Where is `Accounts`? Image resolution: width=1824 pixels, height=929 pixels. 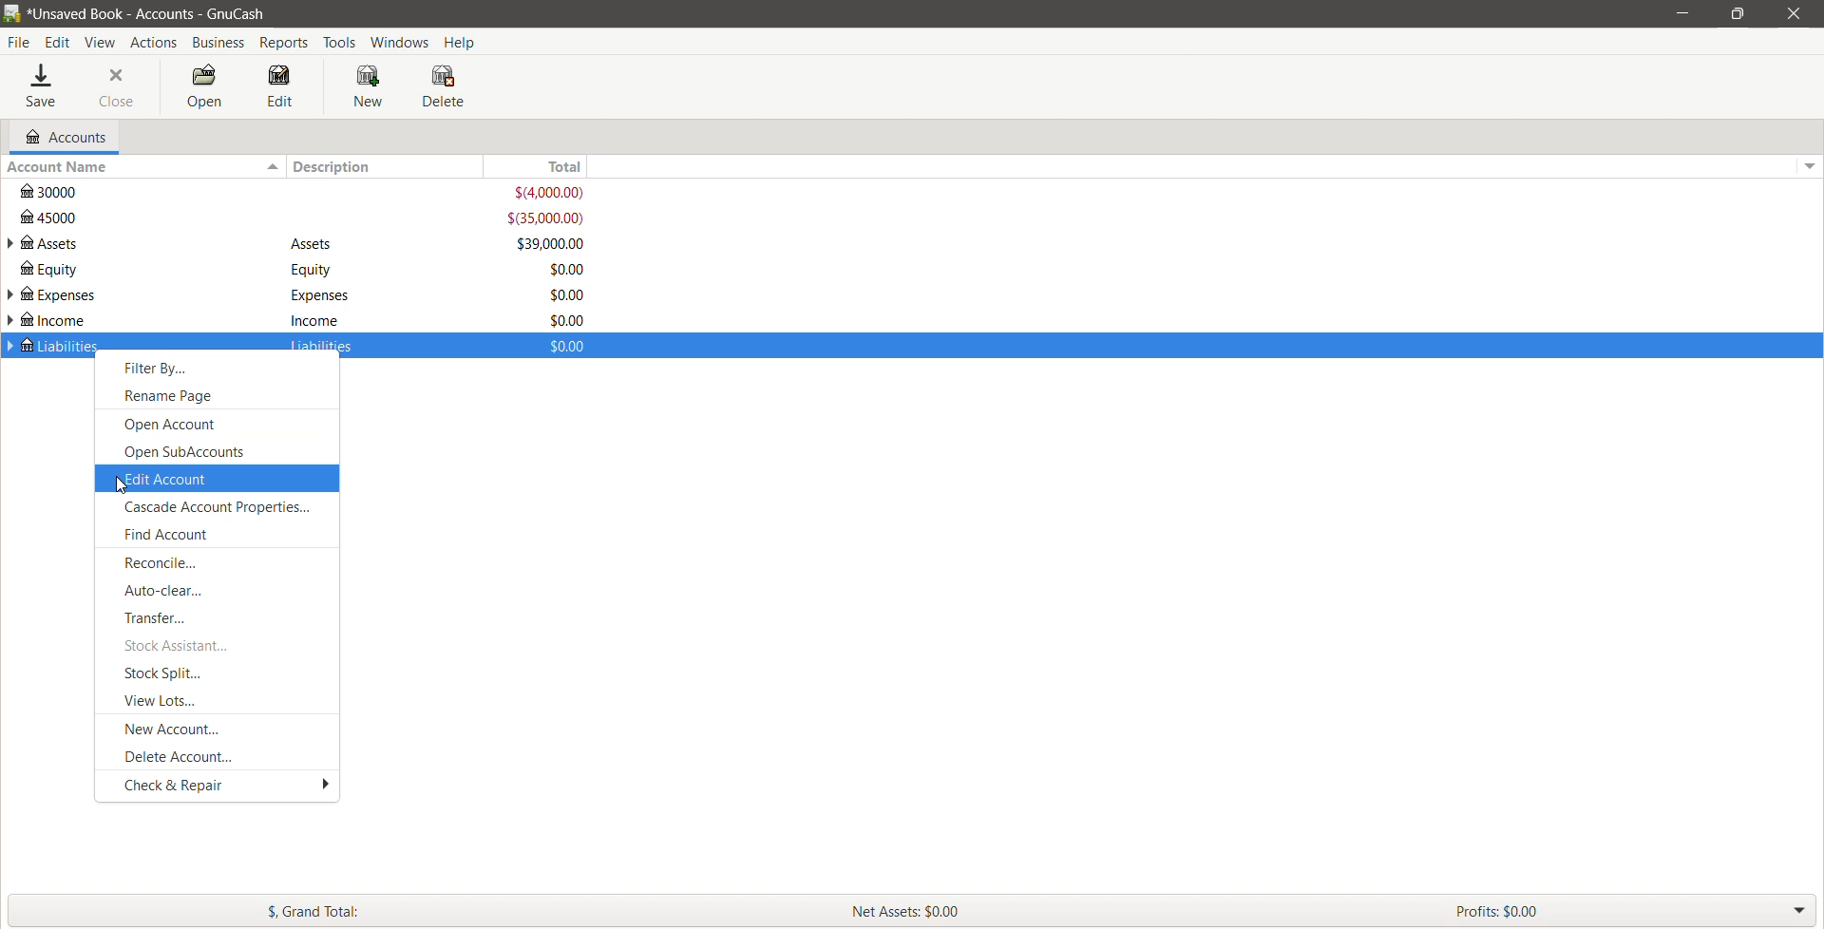 Accounts is located at coordinates (152, 42).